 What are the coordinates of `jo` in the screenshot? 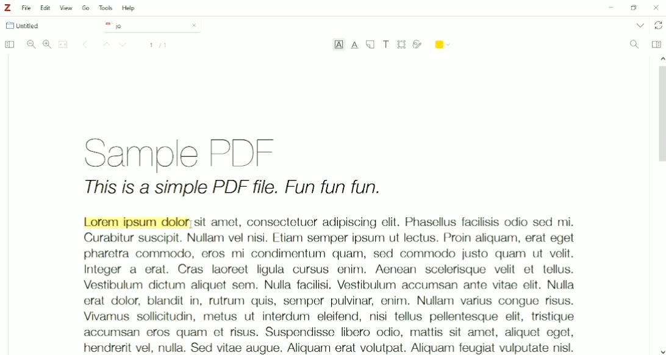 It's located at (143, 26).